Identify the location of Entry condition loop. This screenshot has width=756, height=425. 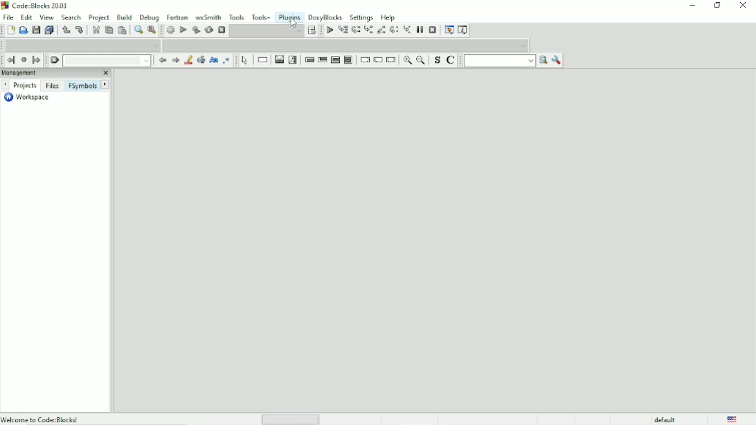
(309, 60).